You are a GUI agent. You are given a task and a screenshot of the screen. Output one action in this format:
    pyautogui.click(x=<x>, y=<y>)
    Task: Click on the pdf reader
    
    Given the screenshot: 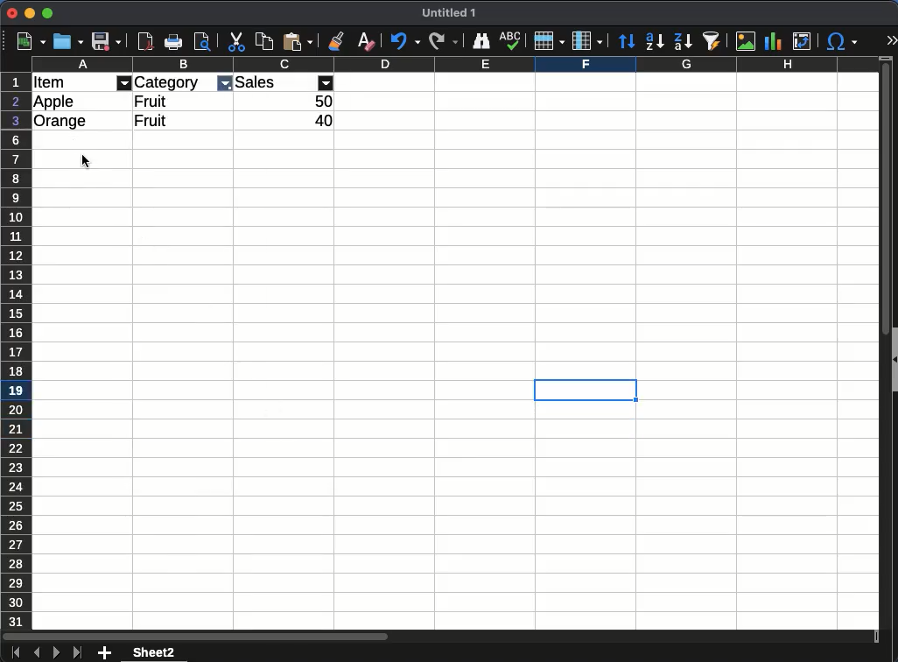 What is the action you would take?
    pyautogui.click(x=145, y=42)
    